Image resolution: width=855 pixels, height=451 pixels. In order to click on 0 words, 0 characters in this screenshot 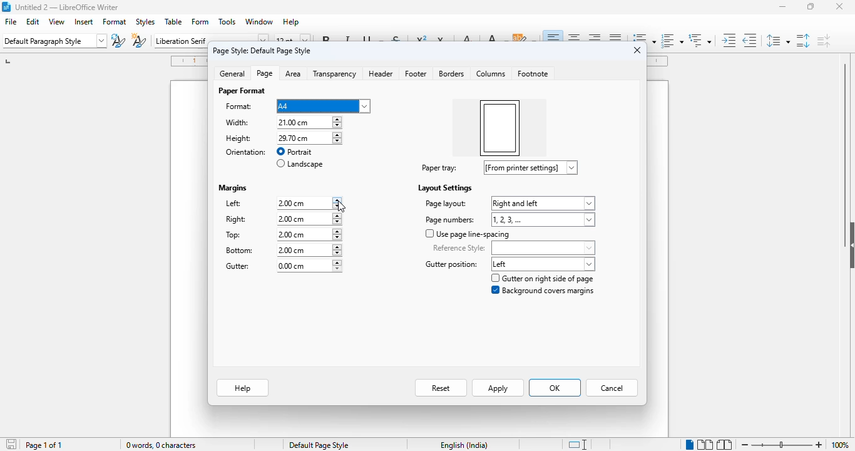, I will do `click(160, 445)`.